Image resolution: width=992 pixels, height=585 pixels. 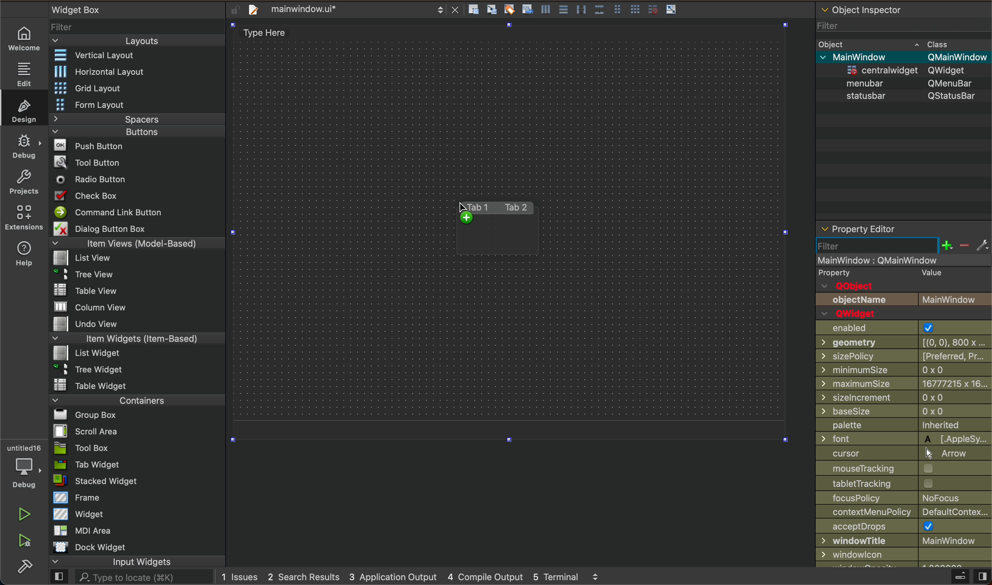 I want to click on run, so click(x=16, y=513).